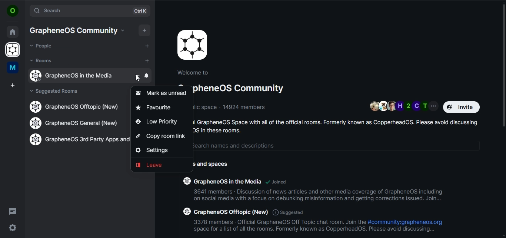 Image resolution: width=506 pixels, height=238 pixels. Describe the element at coordinates (148, 61) in the screenshot. I see `add room` at that location.